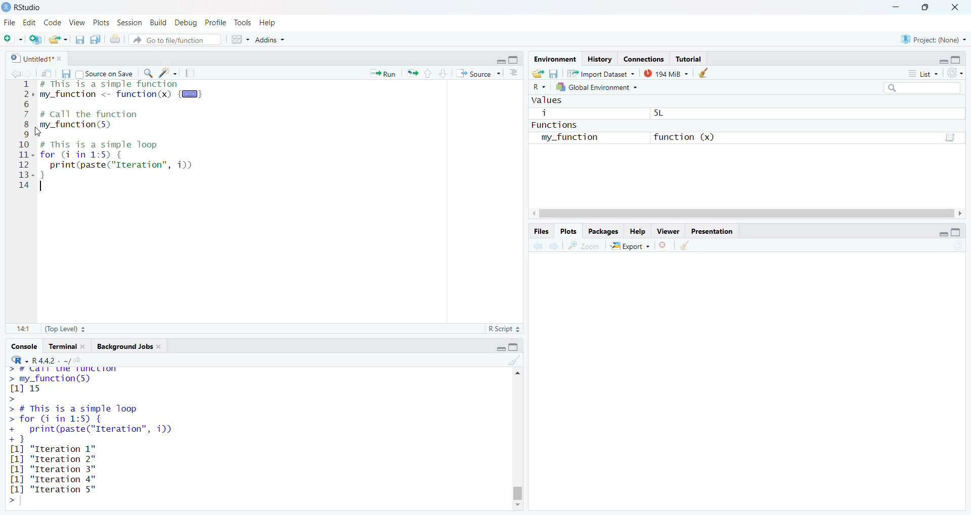 The height and width of the screenshot is (515, 971). What do you see at coordinates (24, 152) in the screenshot?
I see `serial numbers` at bounding box center [24, 152].